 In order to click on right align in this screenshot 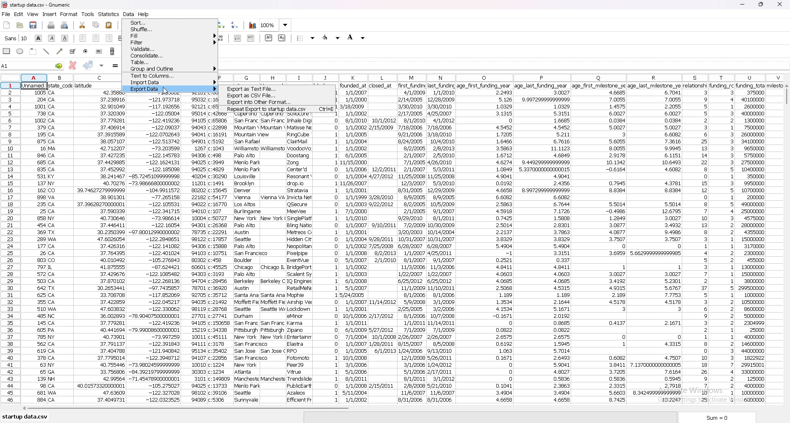, I will do `click(109, 38)`.